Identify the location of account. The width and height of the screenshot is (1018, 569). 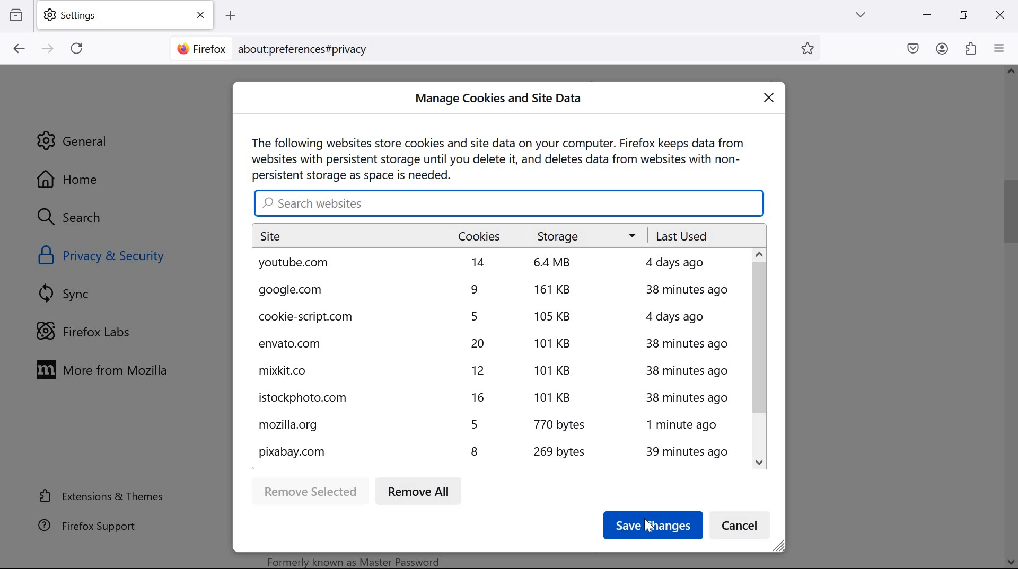
(943, 49).